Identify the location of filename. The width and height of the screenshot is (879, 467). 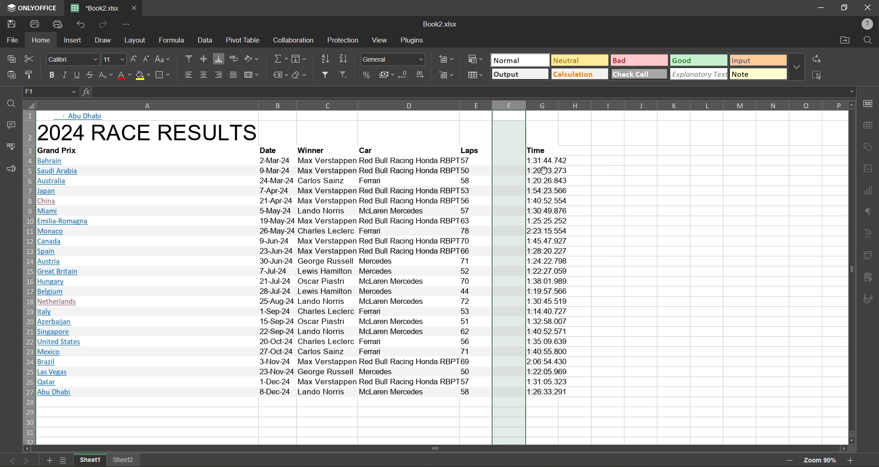
(442, 25).